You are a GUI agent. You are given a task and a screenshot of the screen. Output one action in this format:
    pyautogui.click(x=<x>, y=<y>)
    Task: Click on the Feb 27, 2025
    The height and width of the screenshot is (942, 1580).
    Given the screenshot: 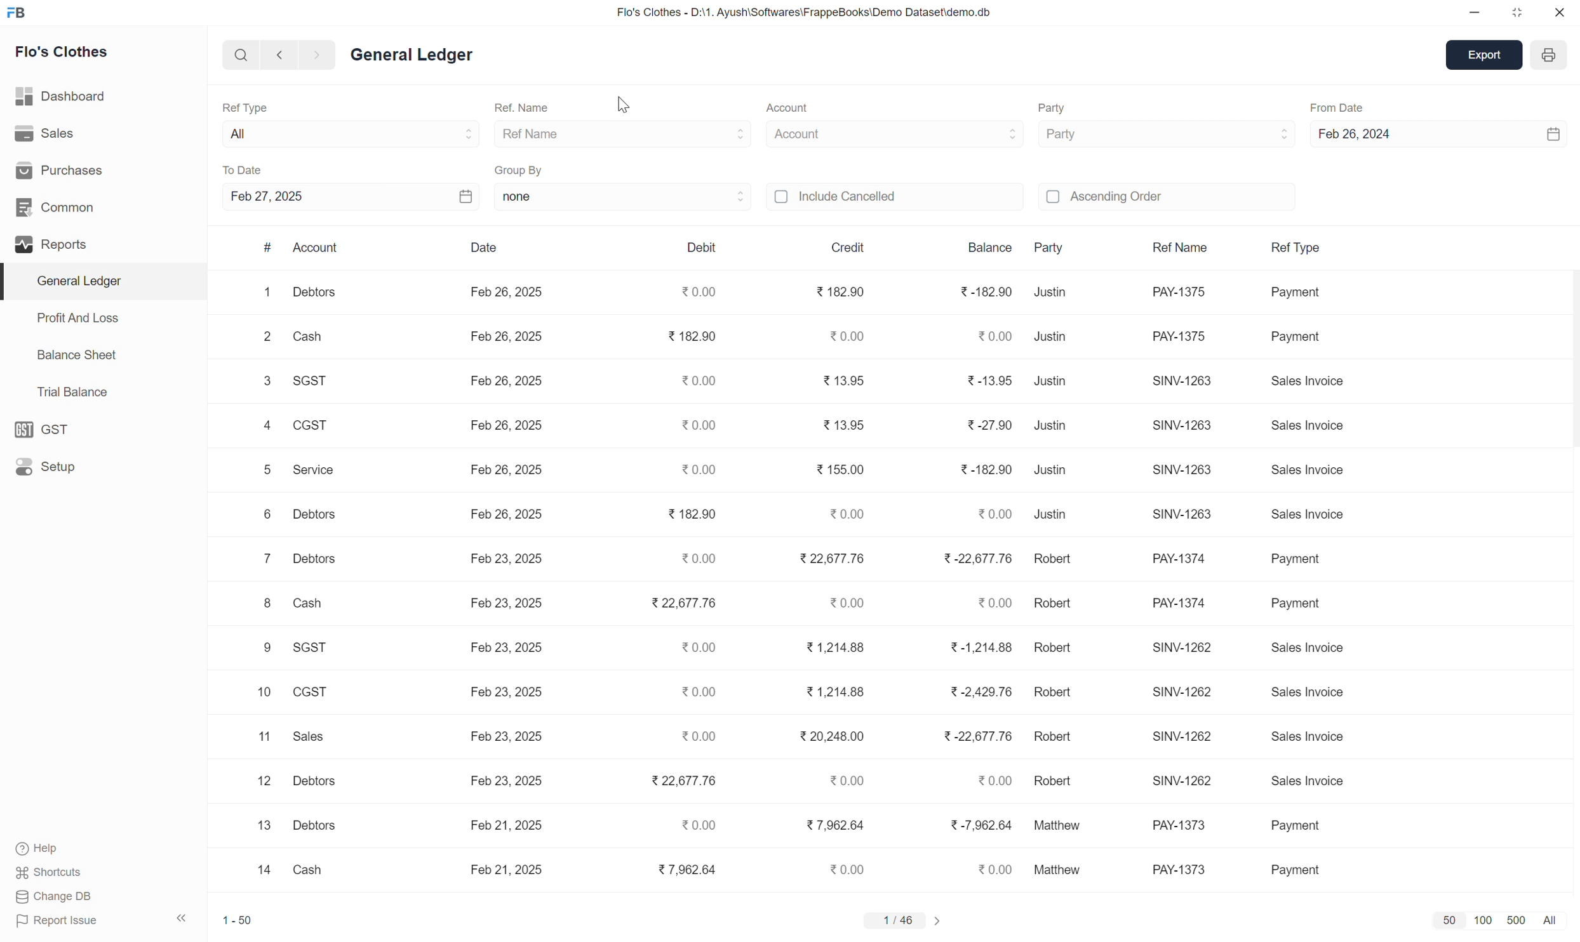 What is the action you would take?
    pyautogui.click(x=356, y=197)
    